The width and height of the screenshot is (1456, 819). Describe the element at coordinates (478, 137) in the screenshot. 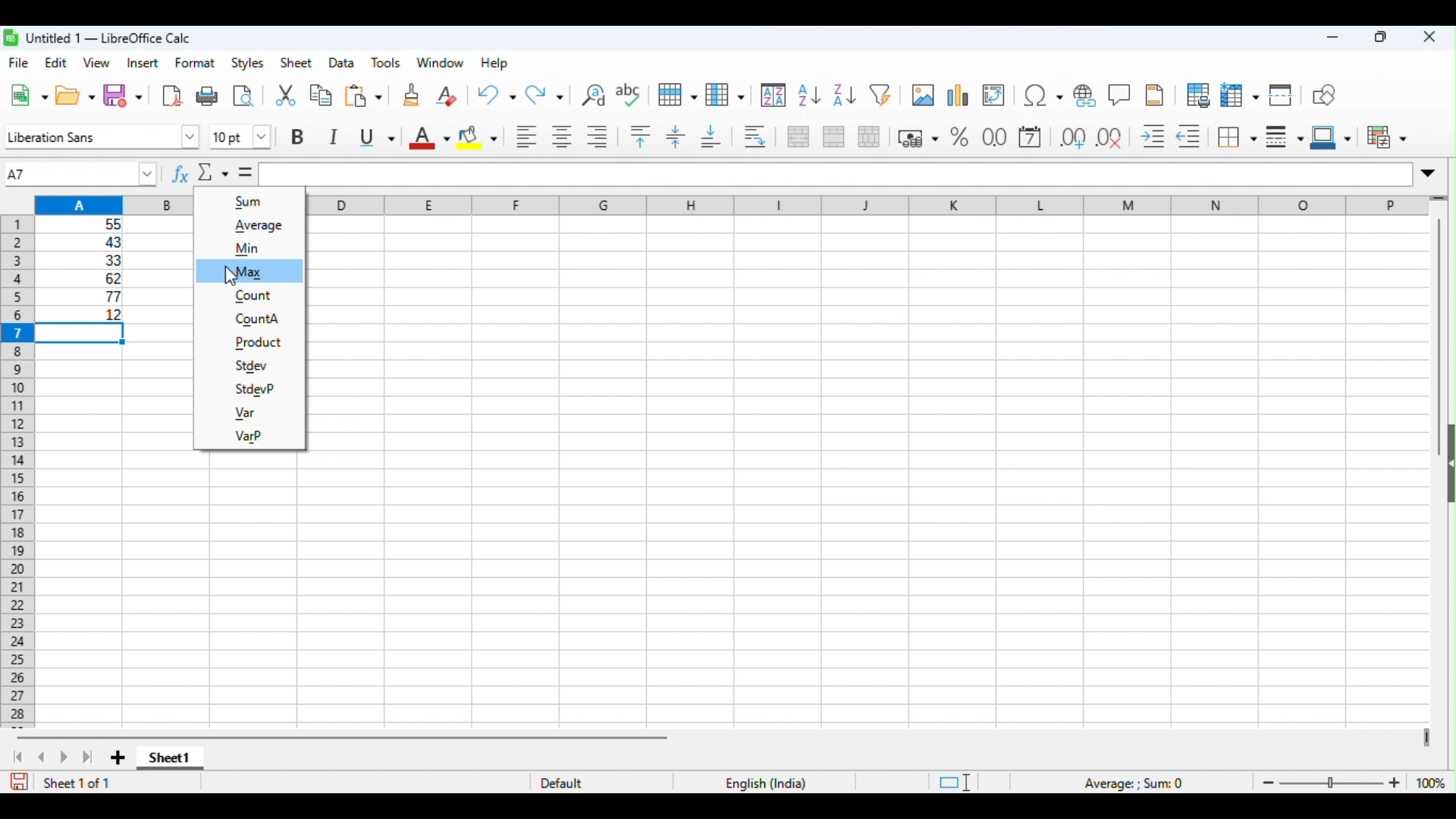

I see `background color` at that location.